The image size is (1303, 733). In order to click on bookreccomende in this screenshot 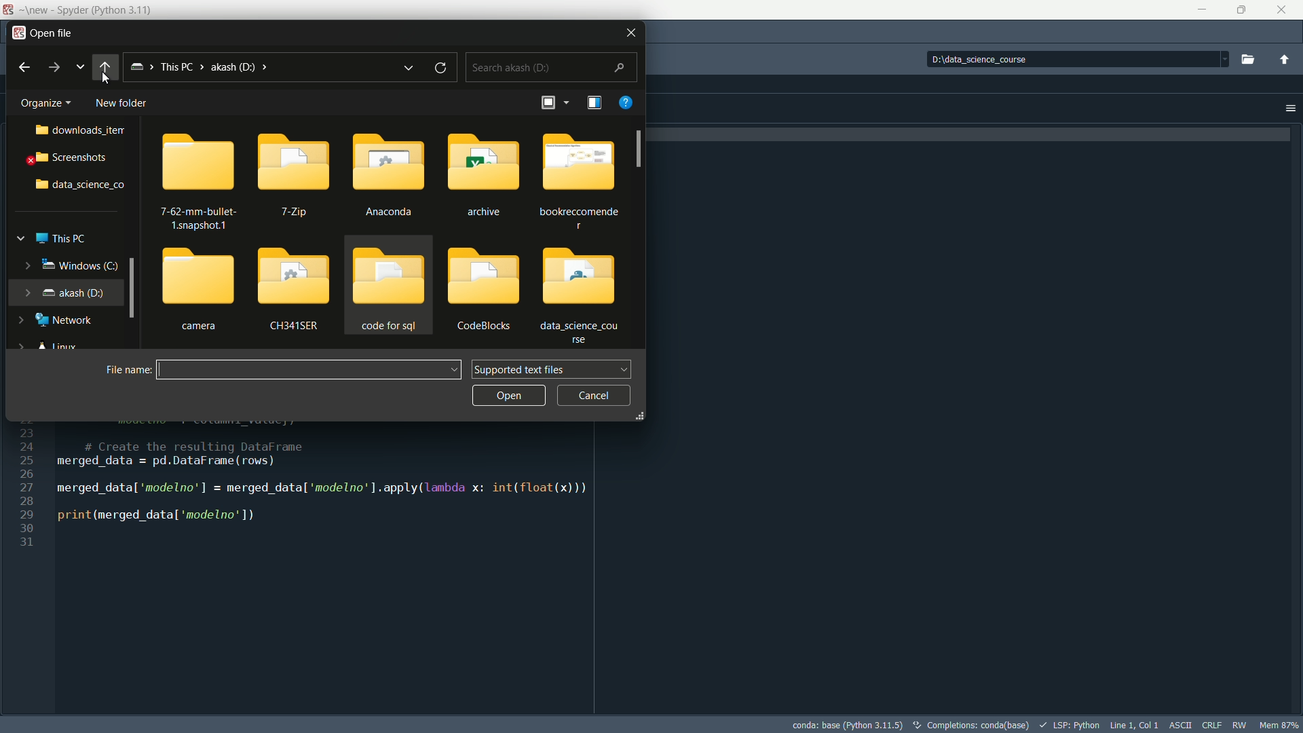, I will do `click(586, 176)`.